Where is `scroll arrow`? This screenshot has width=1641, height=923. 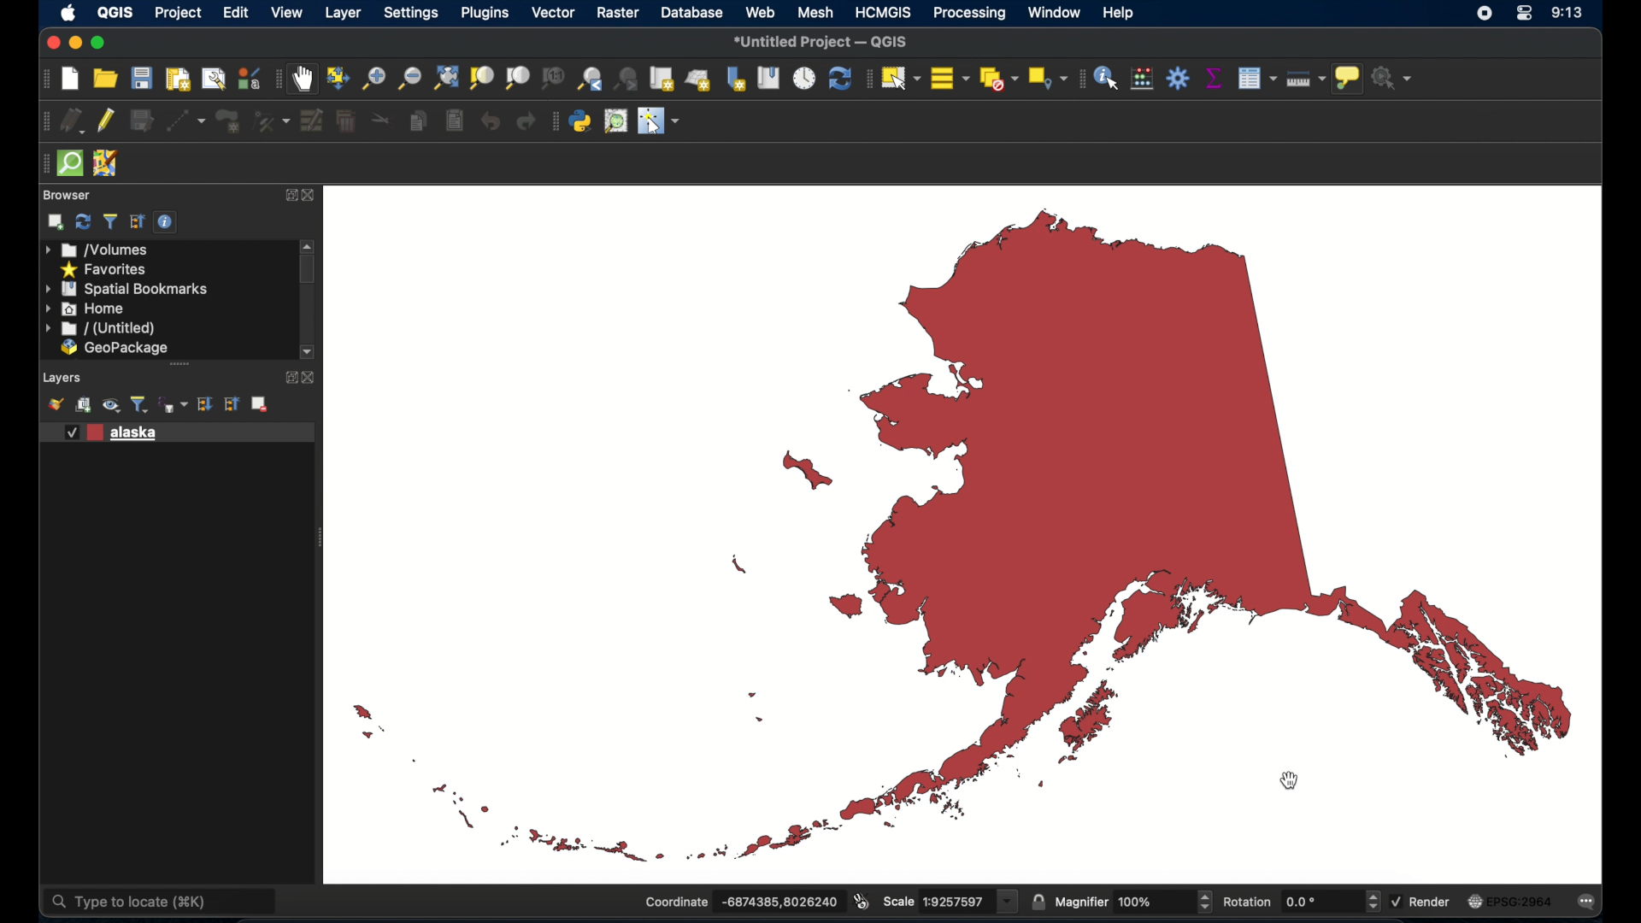 scroll arrow is located at coordinates (309, 244).